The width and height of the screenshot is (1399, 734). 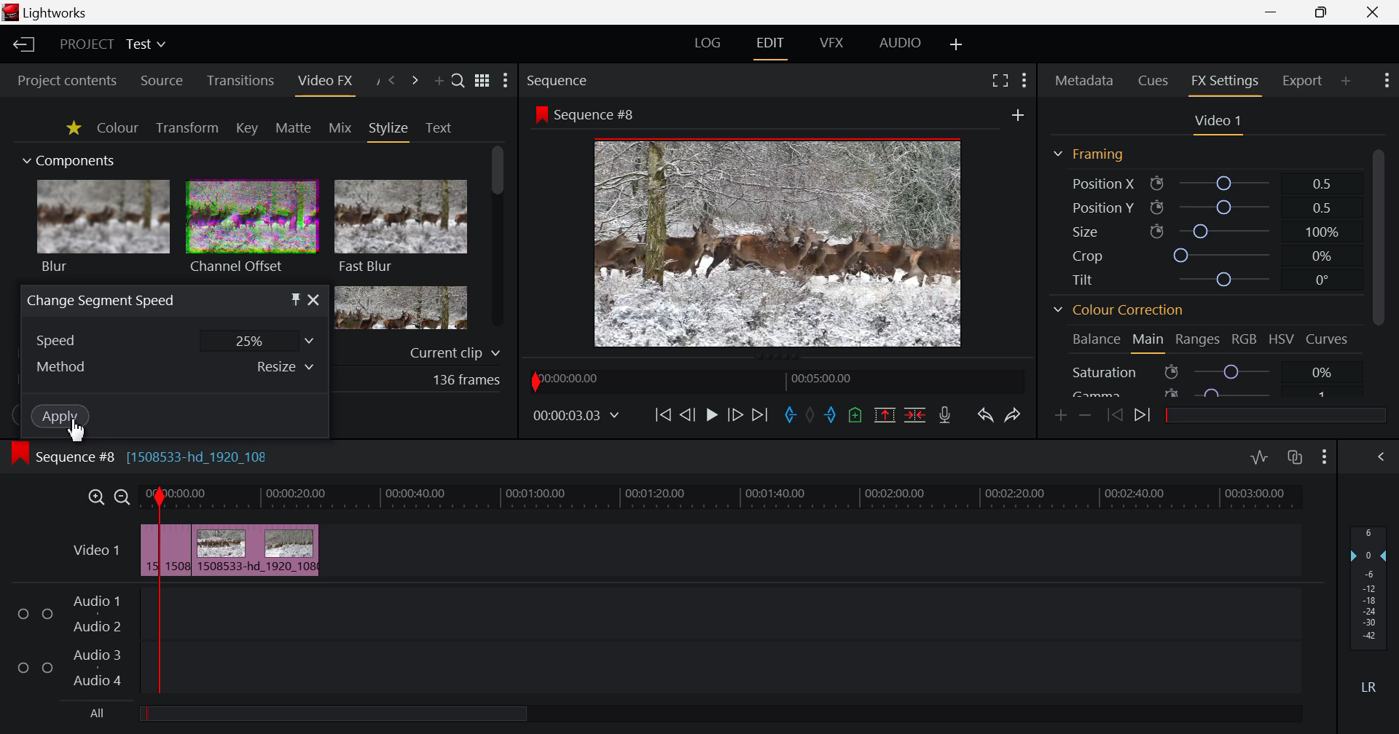 I want to click on tilt, so click(x=1202, y=282).